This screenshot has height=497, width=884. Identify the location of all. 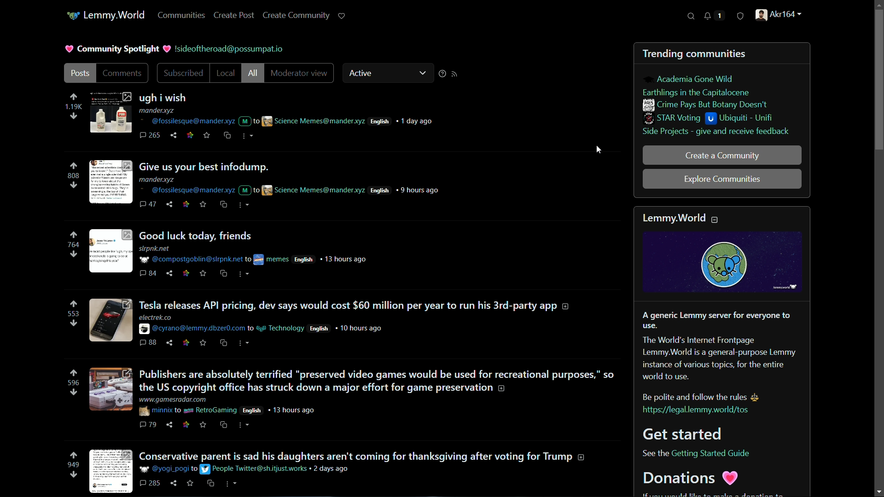
(253, 74).